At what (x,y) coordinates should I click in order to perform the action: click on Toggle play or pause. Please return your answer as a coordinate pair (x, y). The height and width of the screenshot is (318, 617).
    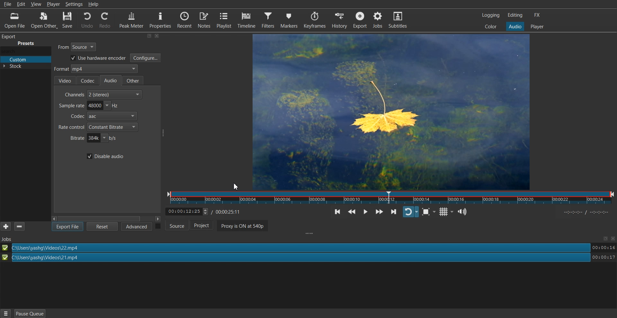
    Looking at the image, I should click on (366, 213).